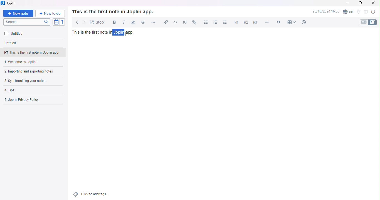 The image size is (380, 200). Describe the element at coordinates (303, 22) in the screenshot. I see `Insert time` at that location.